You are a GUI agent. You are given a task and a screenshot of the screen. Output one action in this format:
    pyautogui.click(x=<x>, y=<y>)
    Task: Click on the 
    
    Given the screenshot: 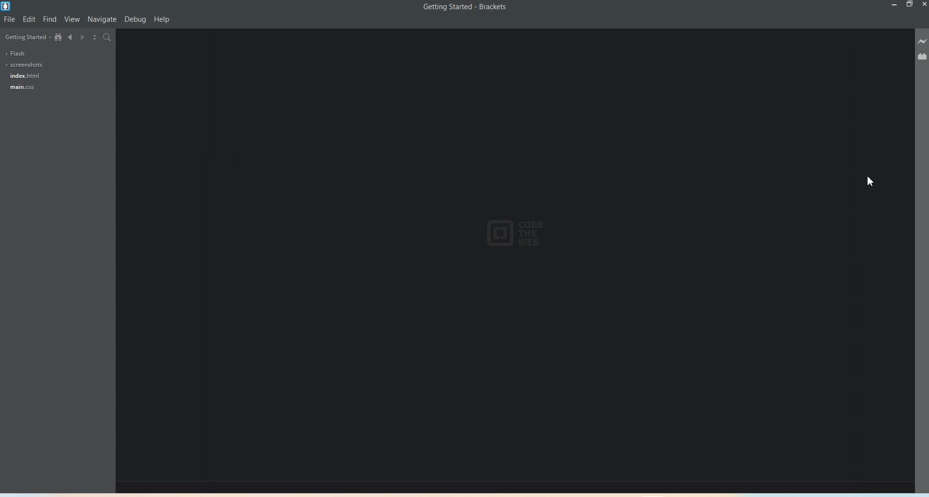 What is the action you would take?
    pyautogui.click(x=505, y=256)
    